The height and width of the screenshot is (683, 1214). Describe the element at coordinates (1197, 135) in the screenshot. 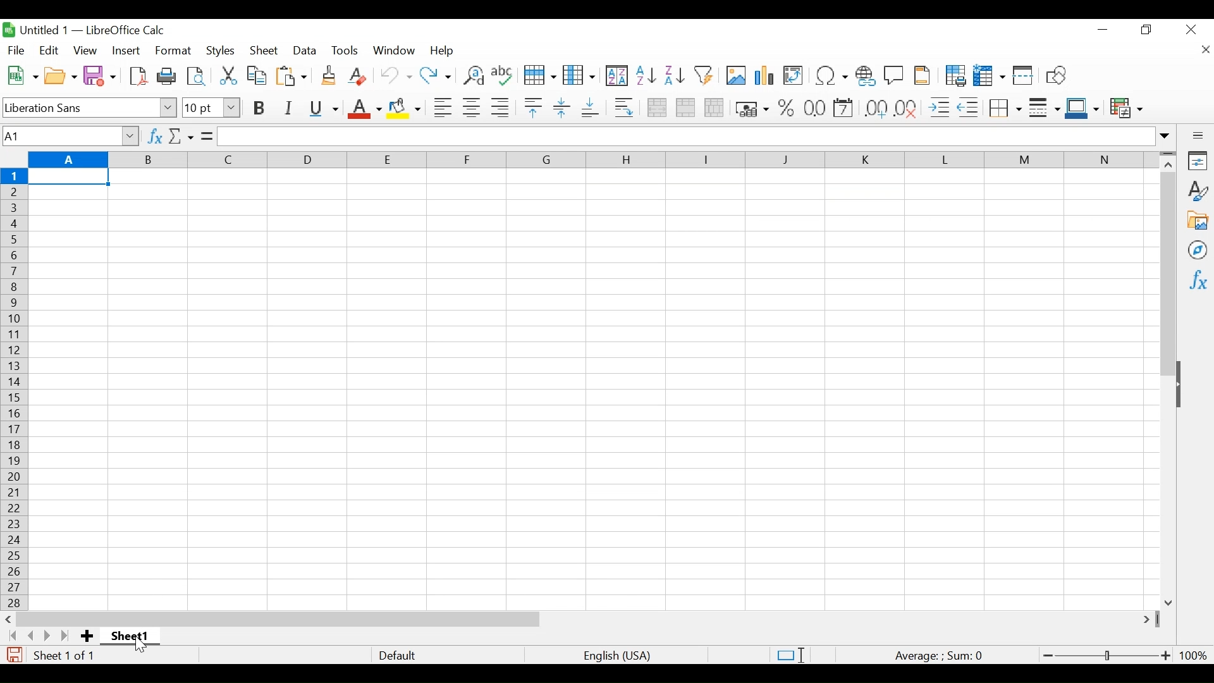

I see `Sidebar Settings` at that location.